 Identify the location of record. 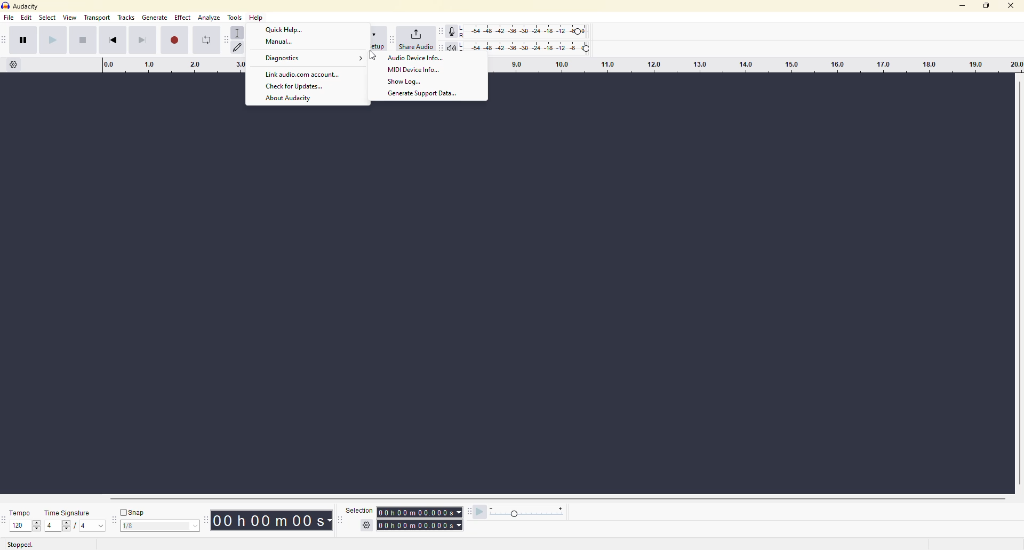
(176, 39).